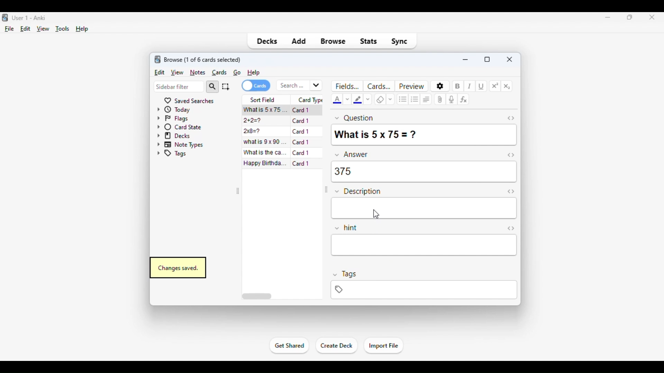  I want to click on Toggle HTML editor, so click(511, 228).